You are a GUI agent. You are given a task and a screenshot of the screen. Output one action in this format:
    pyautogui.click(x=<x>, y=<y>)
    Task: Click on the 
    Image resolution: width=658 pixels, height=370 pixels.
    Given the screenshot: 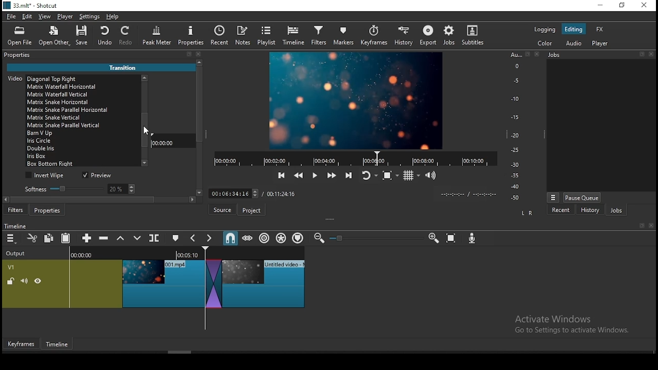 What is the action you would take?
    pyautogui.click(x=340, y=238)
    